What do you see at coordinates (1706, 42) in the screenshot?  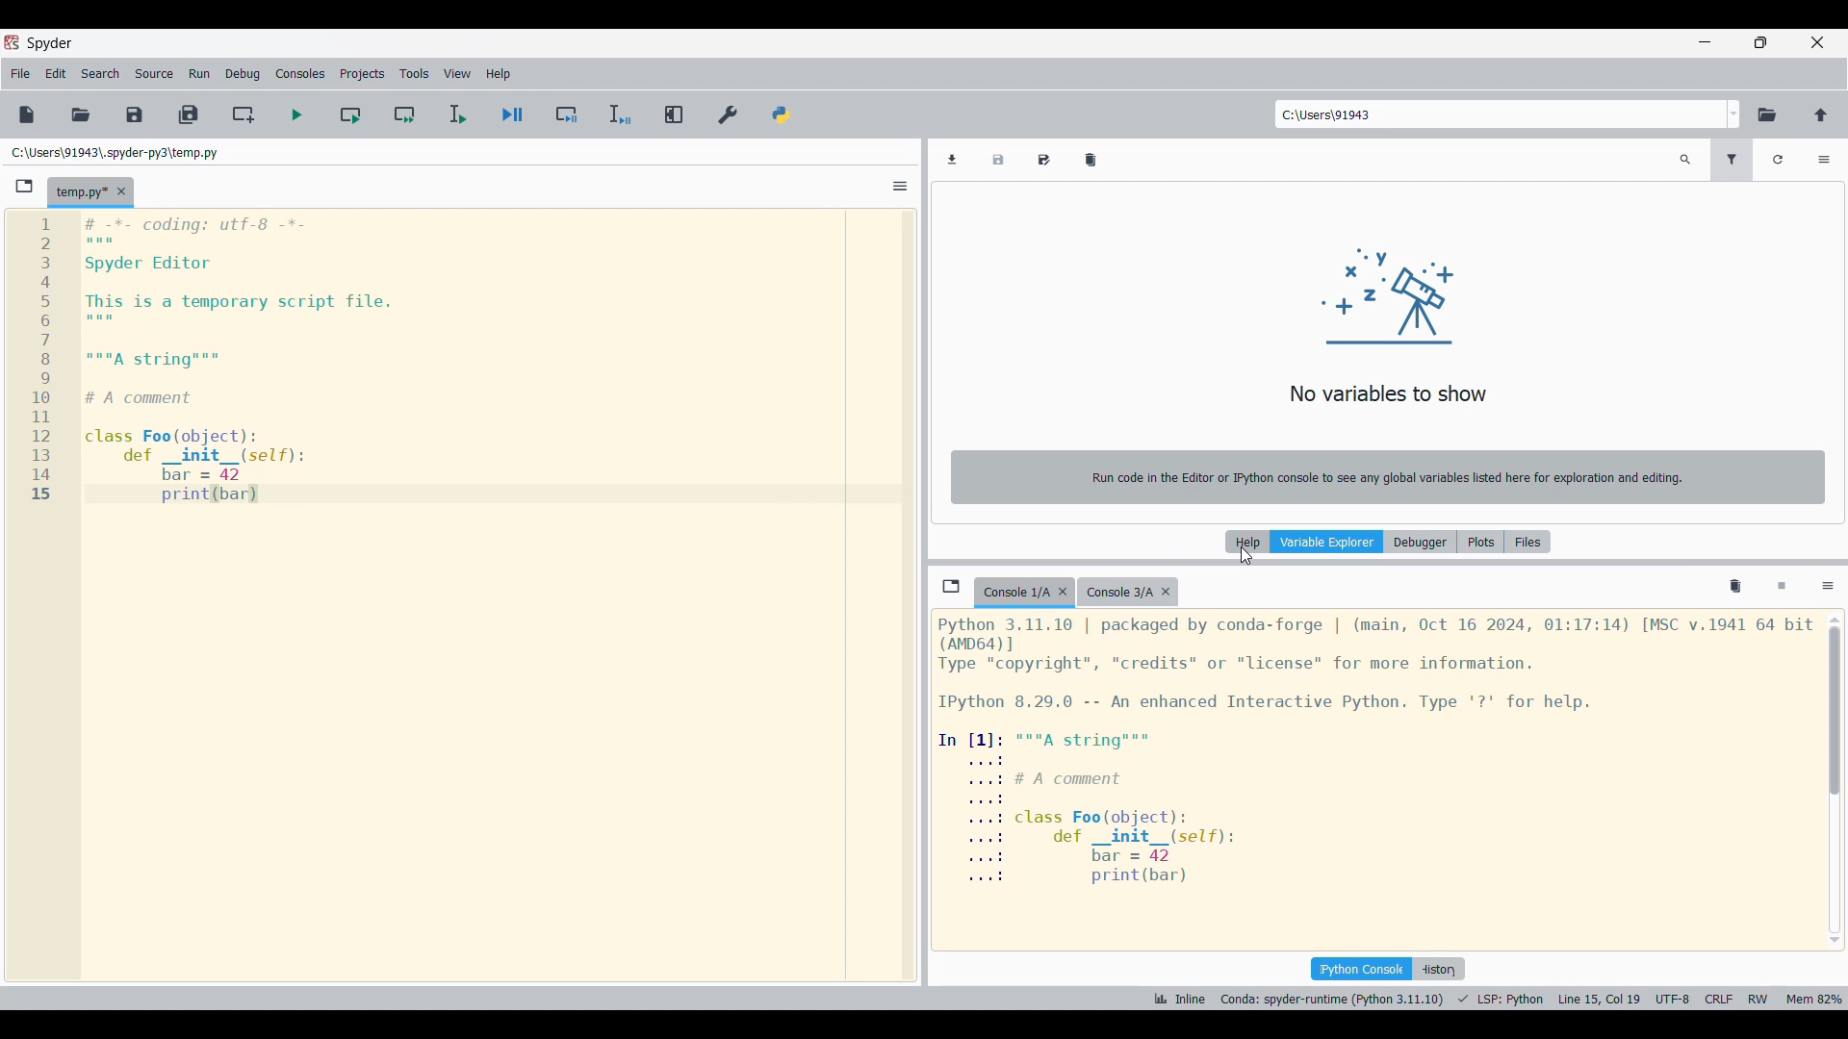 I see `Minimize` at bounding box center [1706, 42].